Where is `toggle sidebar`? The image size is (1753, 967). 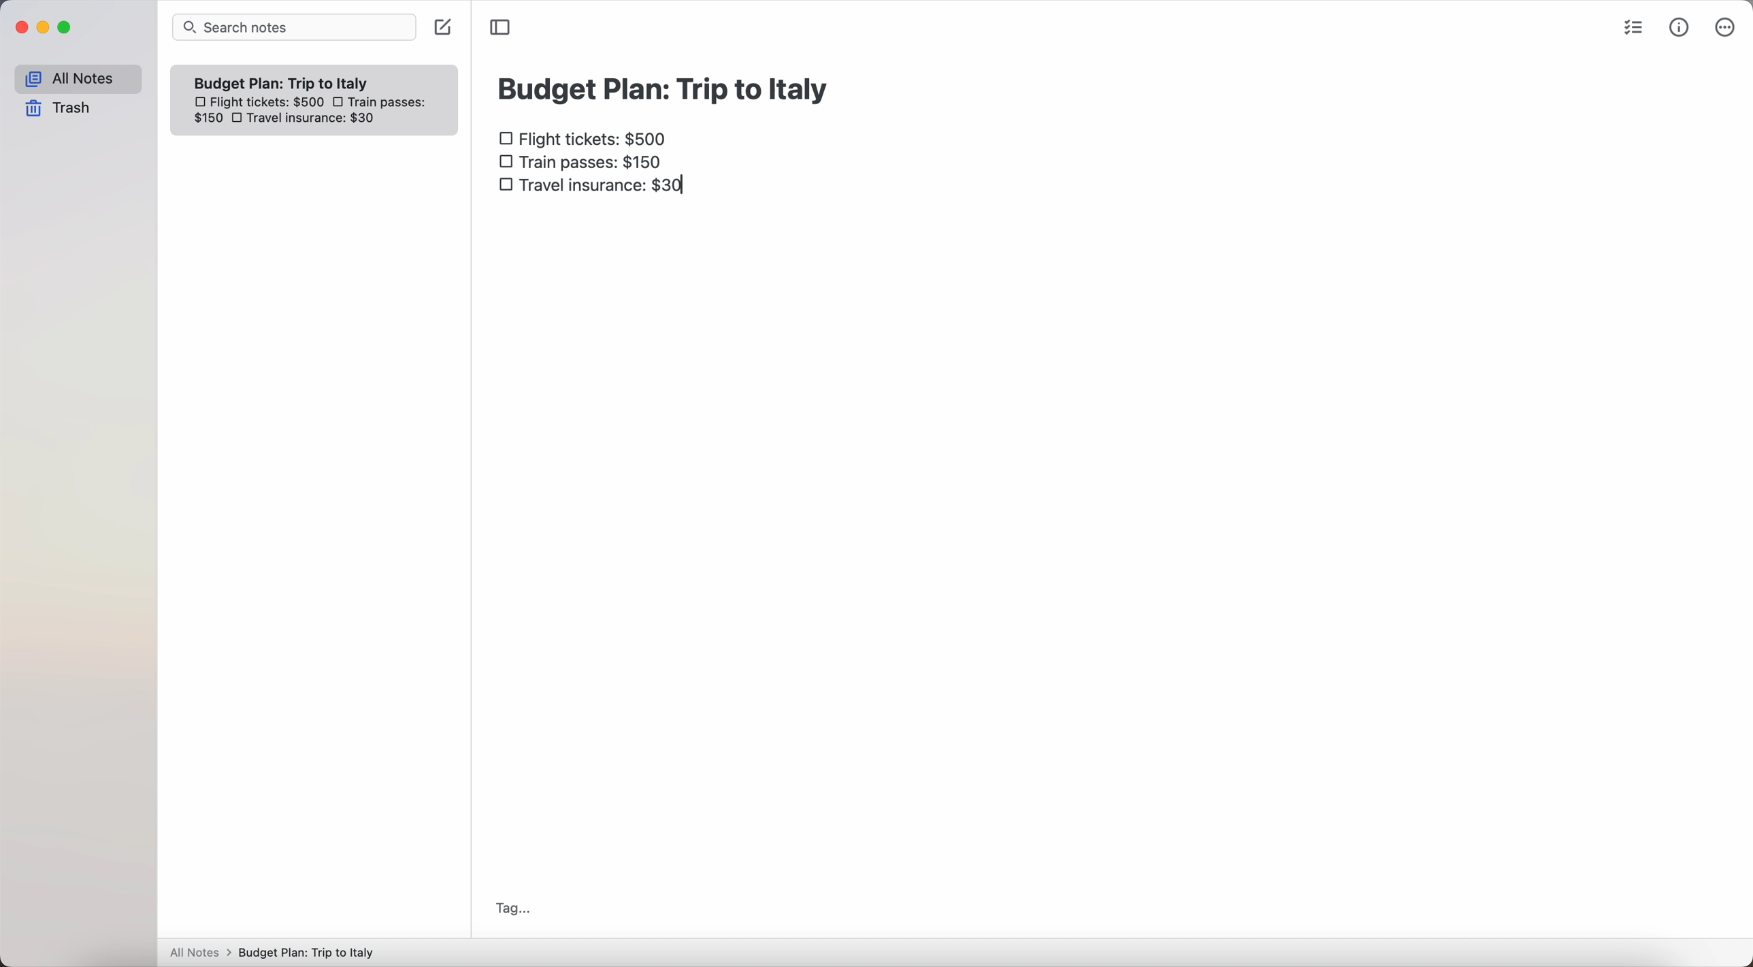 toggle sidebar is located at coordinates (501, 27).